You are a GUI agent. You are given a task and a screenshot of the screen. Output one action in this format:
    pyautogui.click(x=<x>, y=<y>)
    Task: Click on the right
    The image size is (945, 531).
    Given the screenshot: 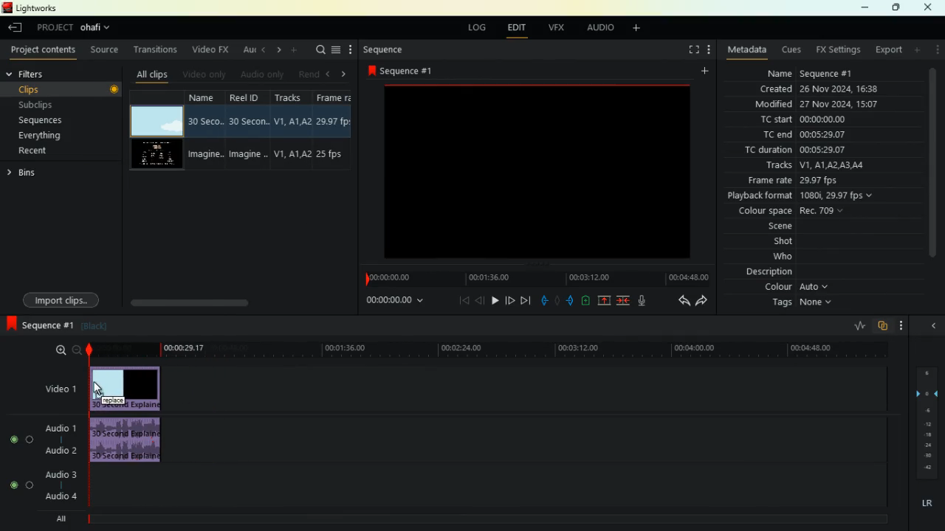 What is the action you would take?
    pyautogui.click(x=280, y=52)
    